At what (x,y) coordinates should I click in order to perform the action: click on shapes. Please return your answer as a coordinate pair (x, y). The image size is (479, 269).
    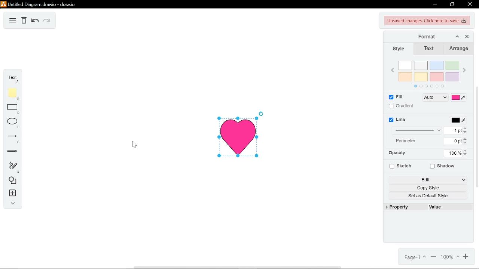
    Looking at the image, I should click on (12, 180).